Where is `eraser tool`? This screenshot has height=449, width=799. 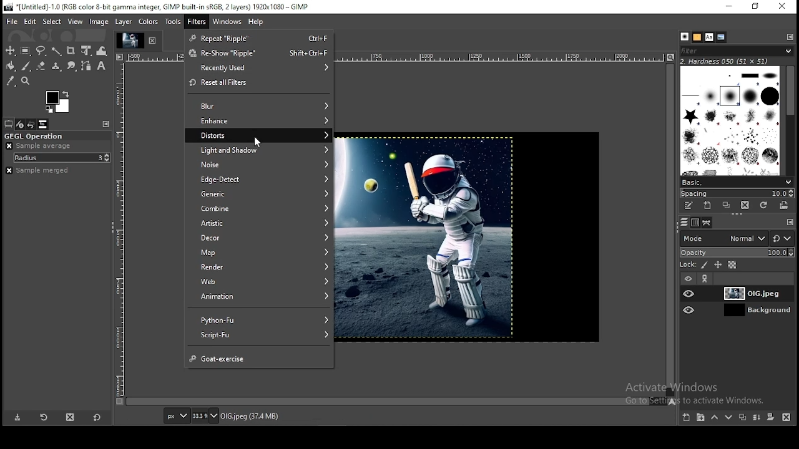 eraser tool is located at coordinates (42, 66).